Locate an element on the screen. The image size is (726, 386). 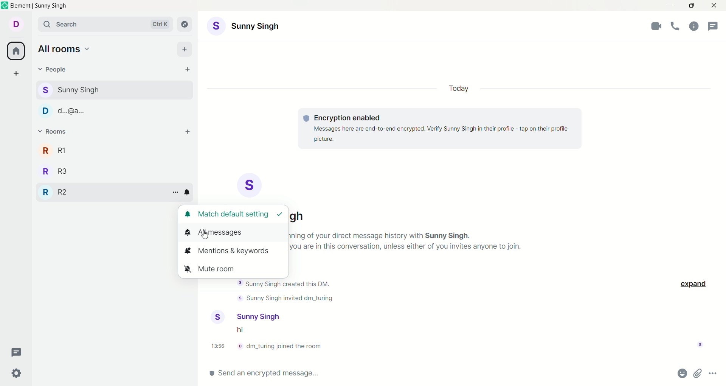
minimize is located at coordinates (669, 6).